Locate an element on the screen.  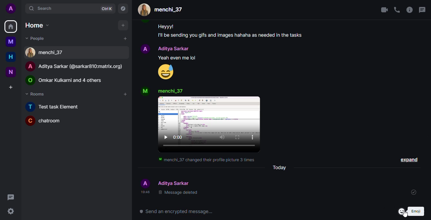
chatroom is located at coordinates (45, 121).